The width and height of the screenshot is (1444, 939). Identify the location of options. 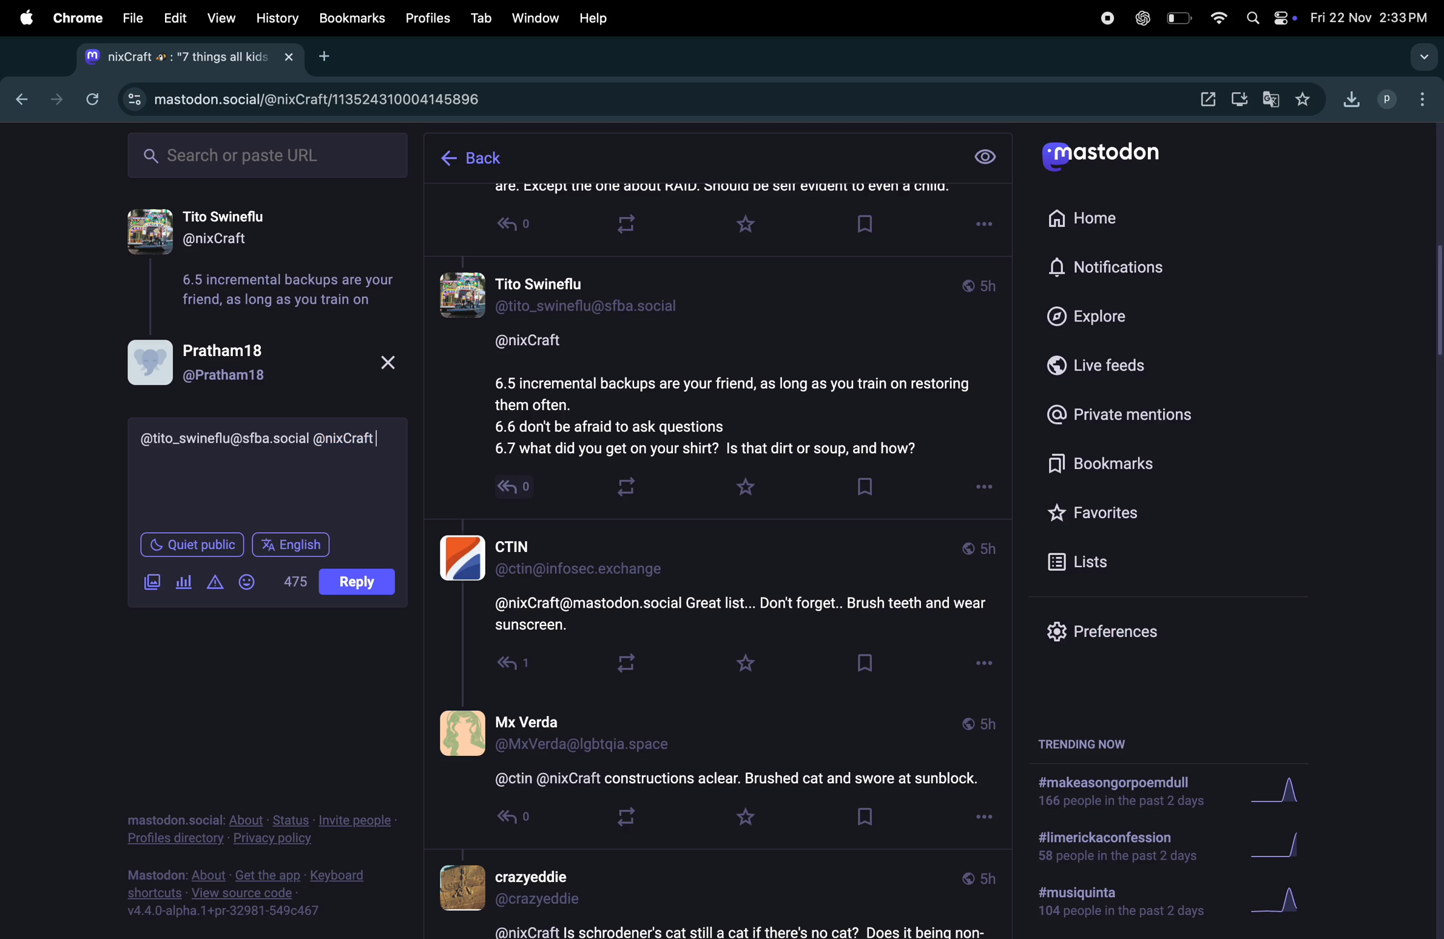
(983, 818).